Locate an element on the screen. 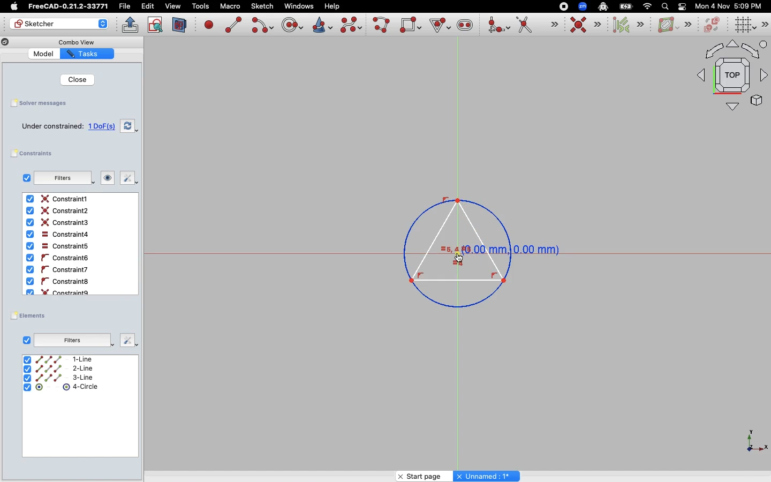 The height and width of the screenshot is (482, 771). Robot is located at coordinates (603, 7).